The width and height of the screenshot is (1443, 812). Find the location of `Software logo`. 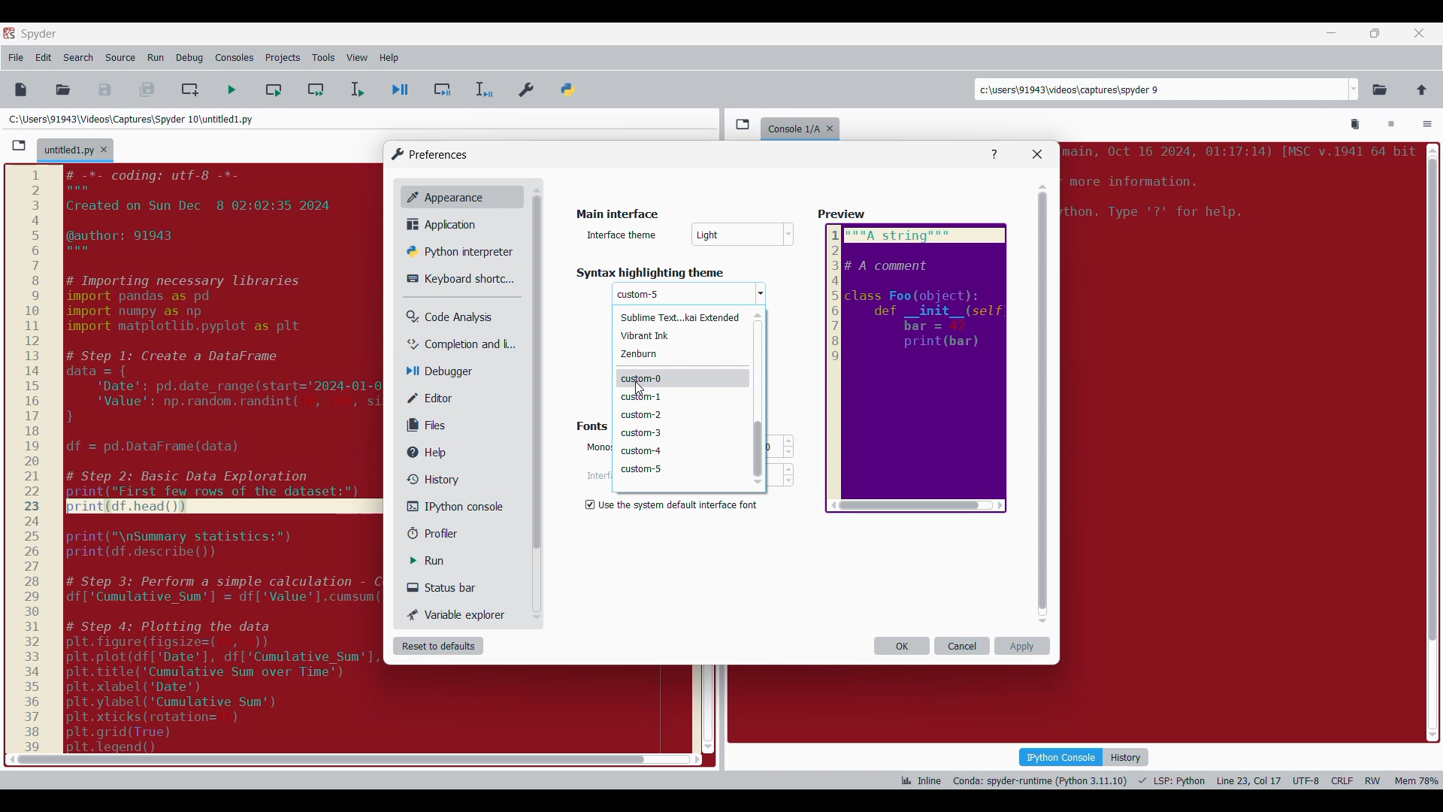

Software logo is located at coordinates (9, 32).